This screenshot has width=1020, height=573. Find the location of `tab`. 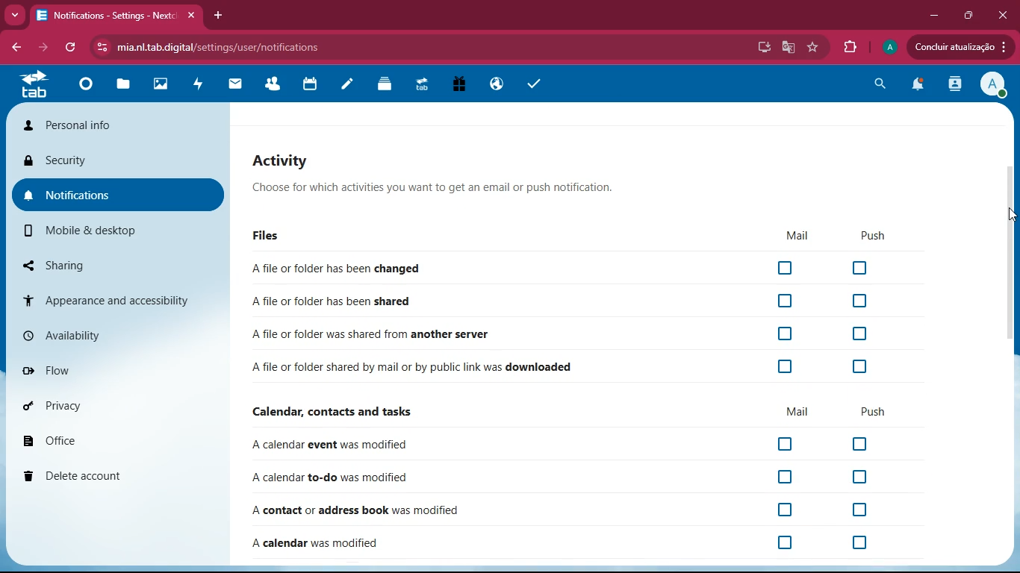

tab is located at coordinates (36, 88).